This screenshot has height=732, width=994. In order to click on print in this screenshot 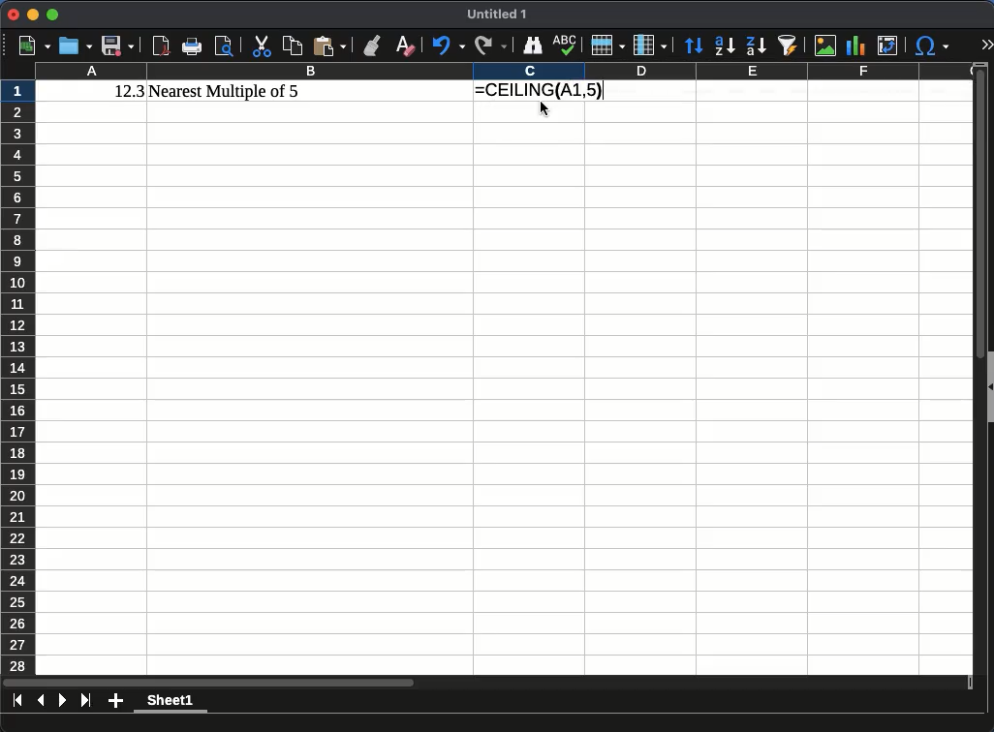, I will do `click(193, 46)`.